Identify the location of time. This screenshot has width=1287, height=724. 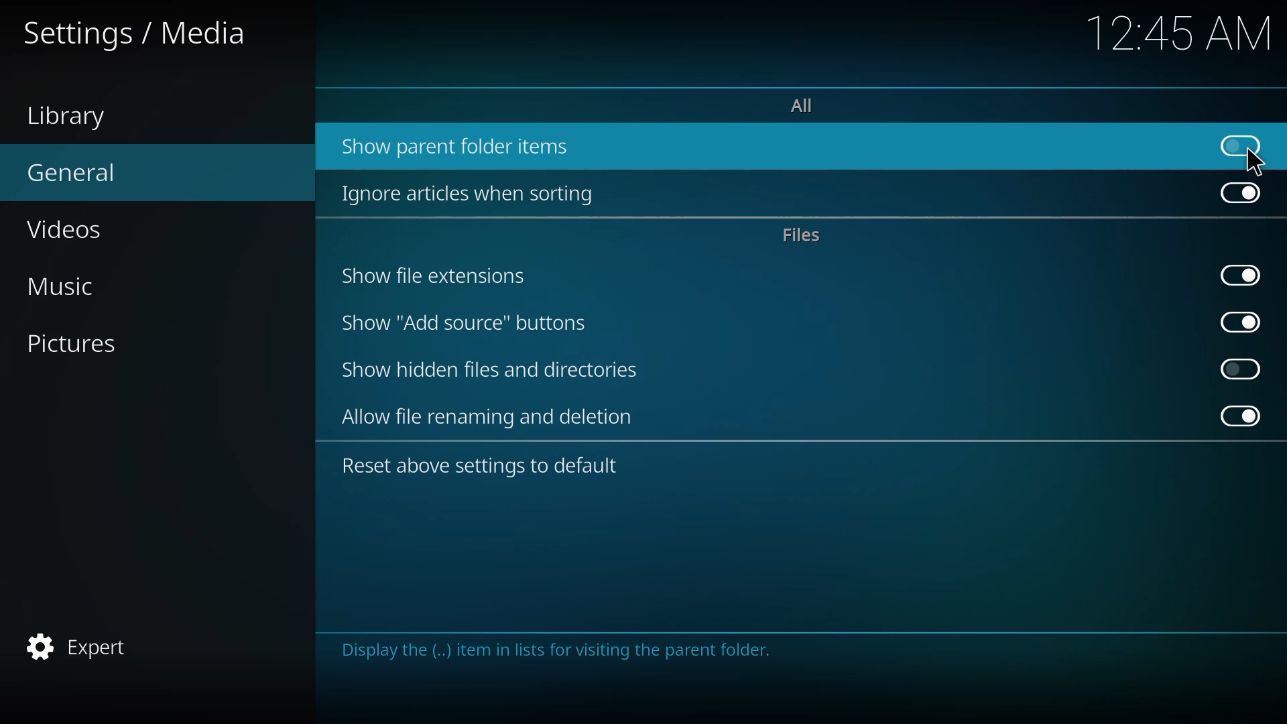
(1176, 33).